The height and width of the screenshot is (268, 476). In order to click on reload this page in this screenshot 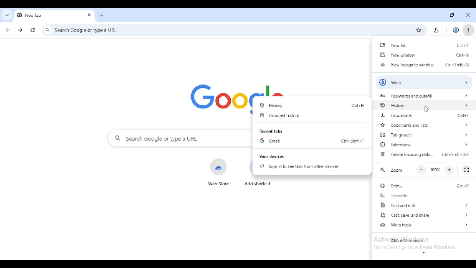, I will do `click(33, 30)`.